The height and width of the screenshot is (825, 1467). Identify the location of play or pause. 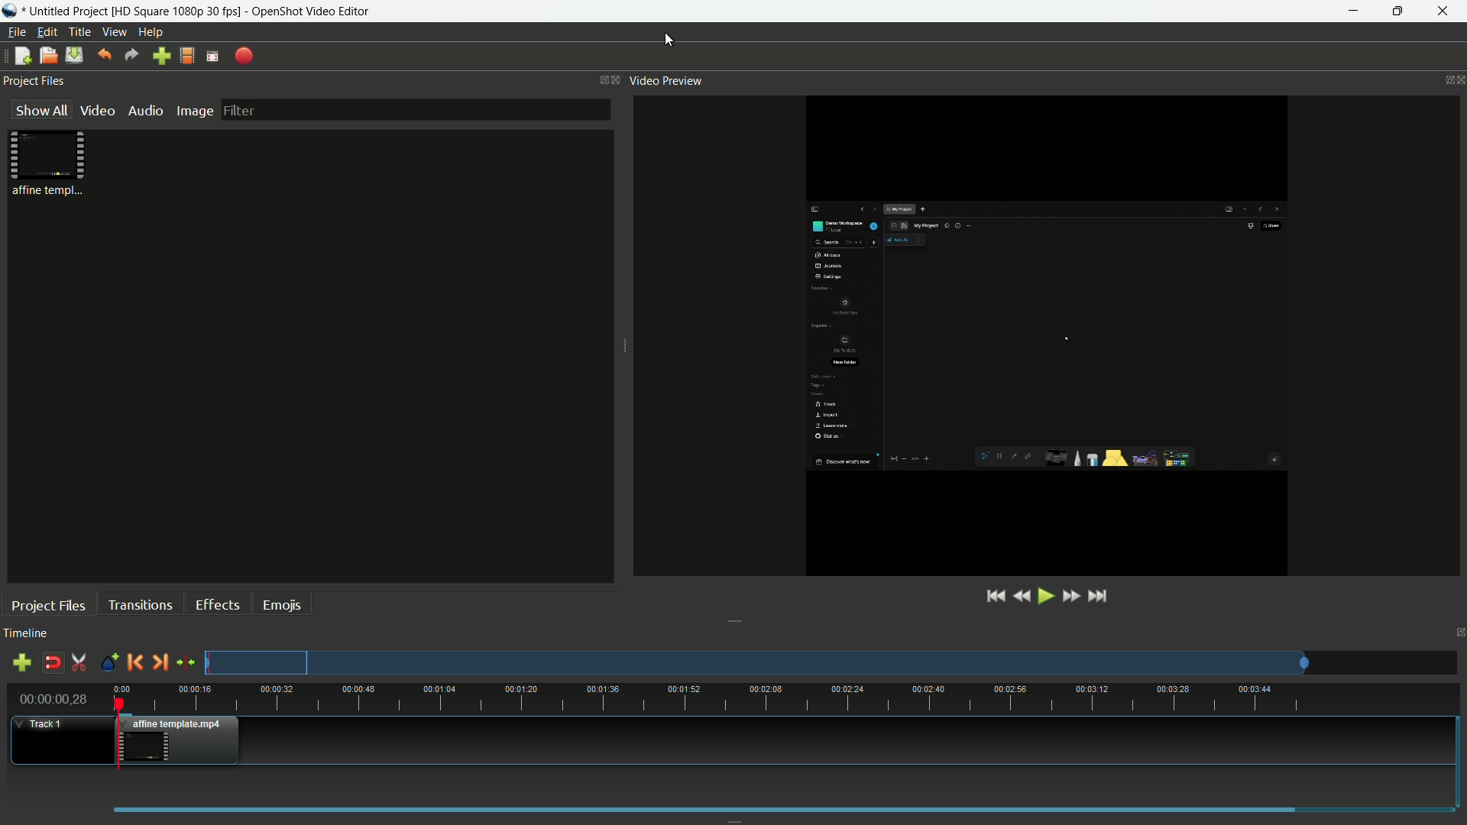
(1046, 597).